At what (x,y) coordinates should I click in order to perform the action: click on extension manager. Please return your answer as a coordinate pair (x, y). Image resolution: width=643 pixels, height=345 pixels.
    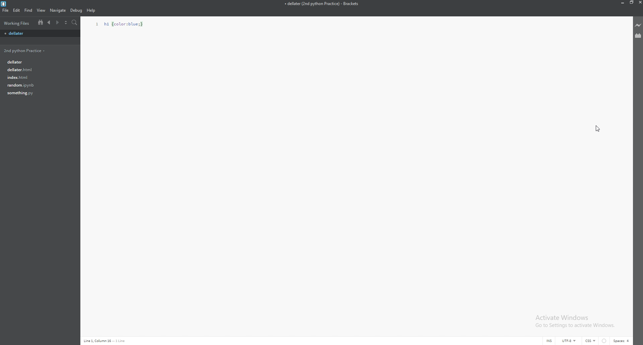
    Looking at the image, I should click on (638, 35).